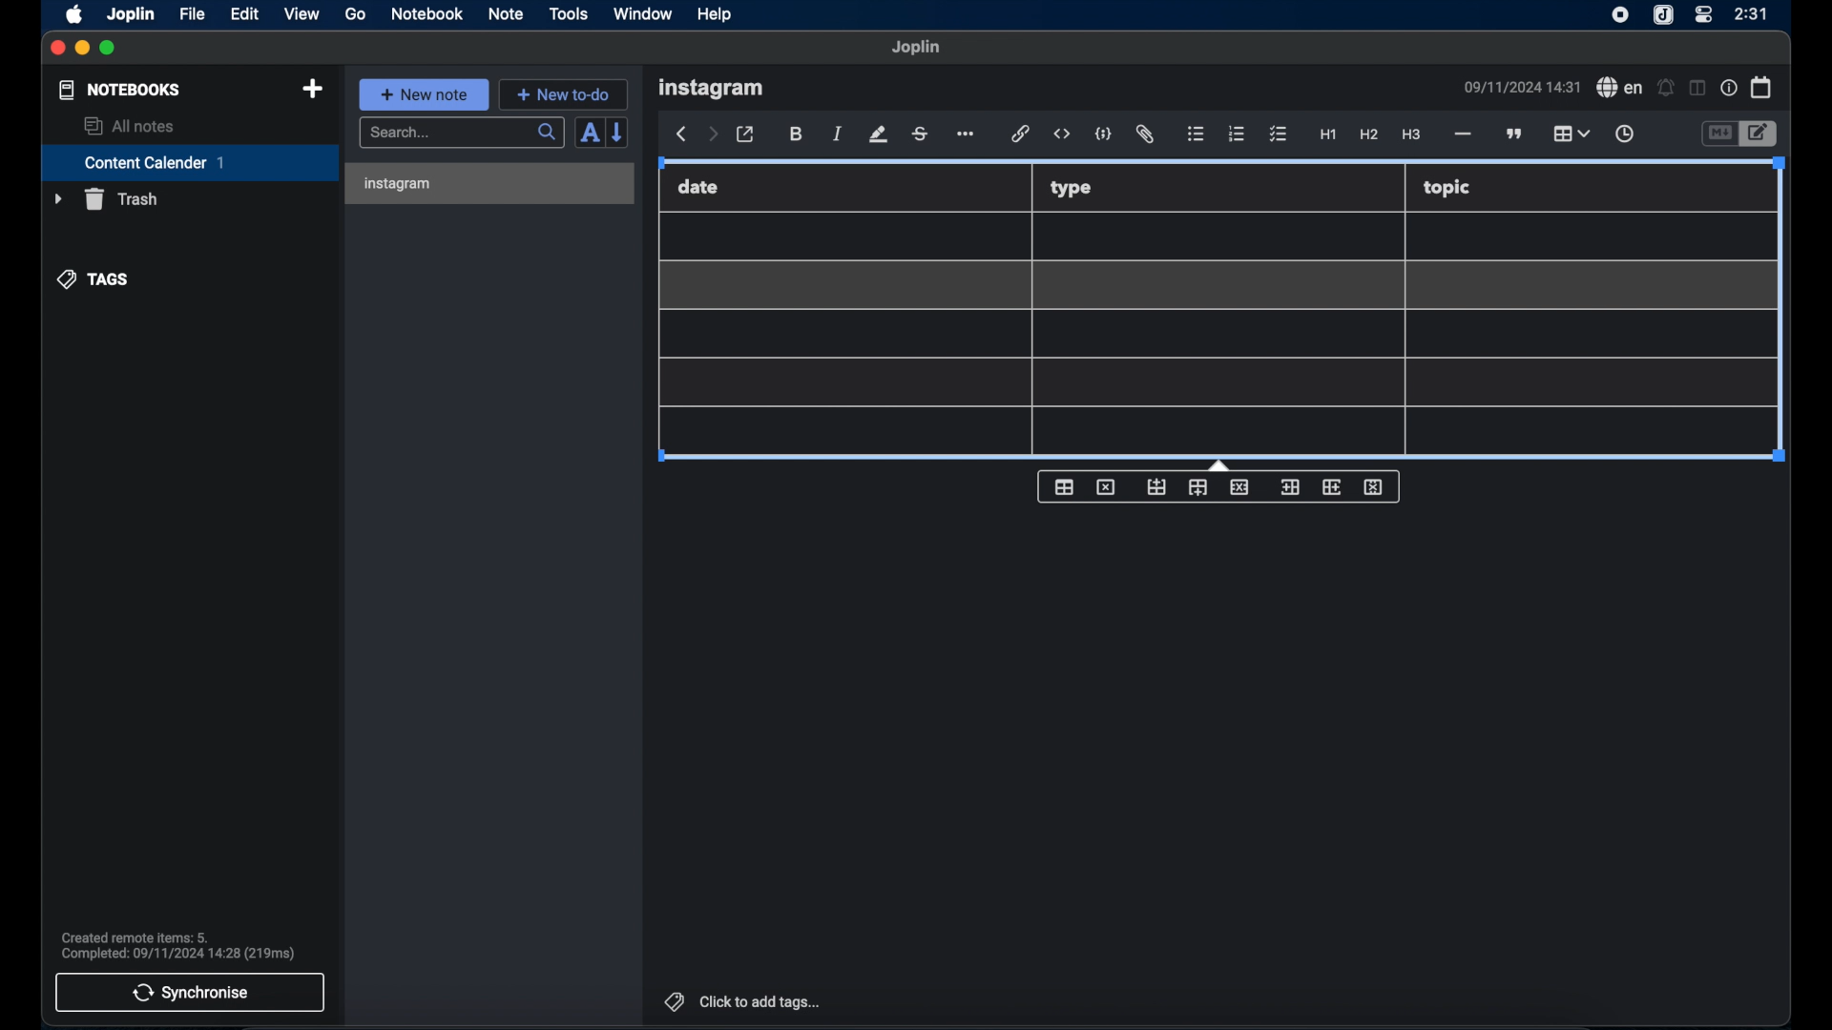 The height and width of the screenshot is (1030, 1832). I want to click on toggle editor, so click(1762, 132).